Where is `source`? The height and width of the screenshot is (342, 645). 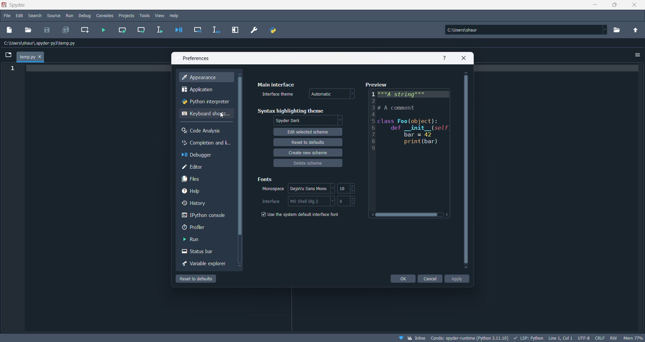 source is located at coordinates (54, 16).